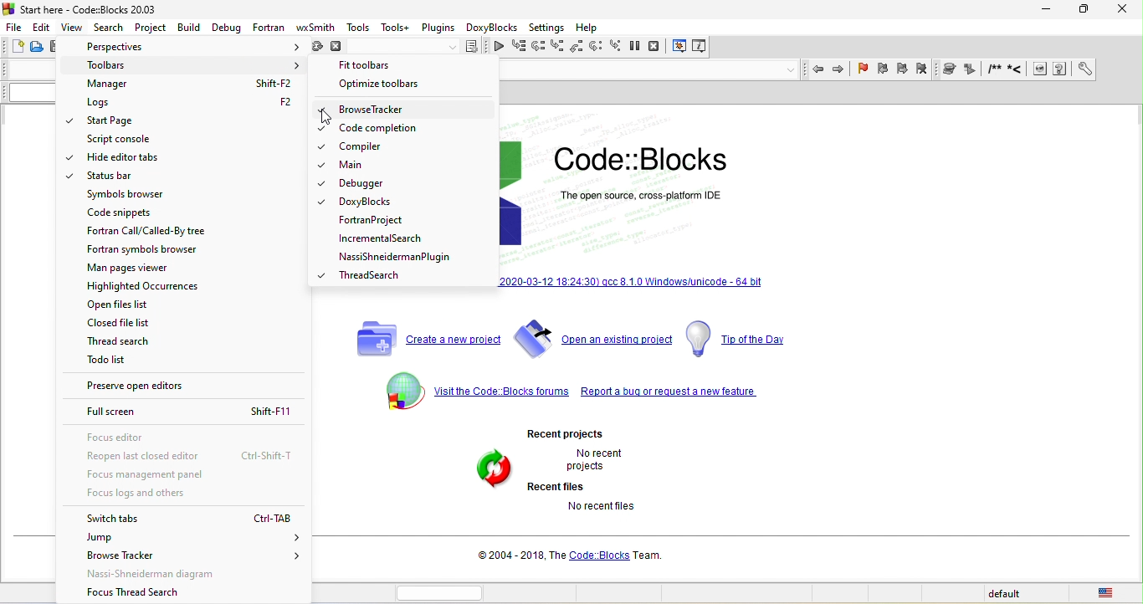  I want to click on no recent projects, so click(591, 461).